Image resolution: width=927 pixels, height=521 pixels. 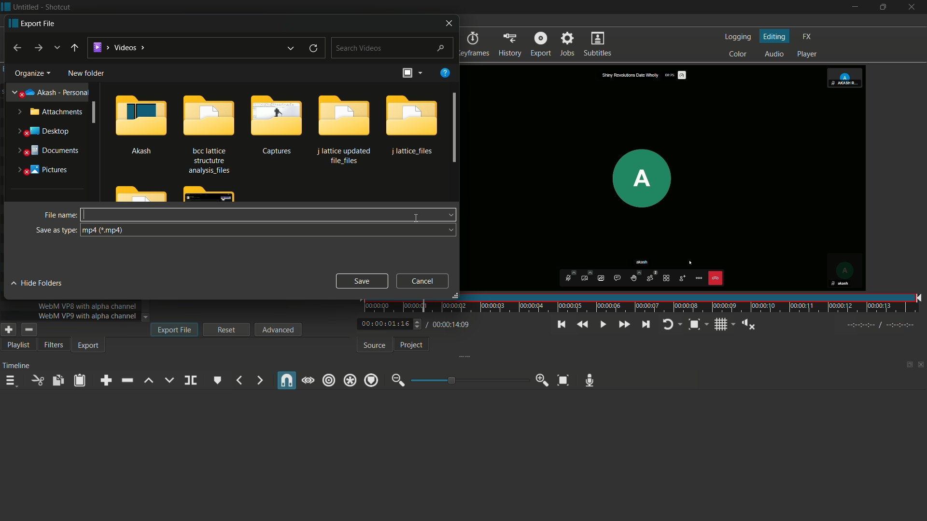 What do you see at coordinates (913, 7) in the screenshot?
I see `close app` at bounding box center [913, 7].